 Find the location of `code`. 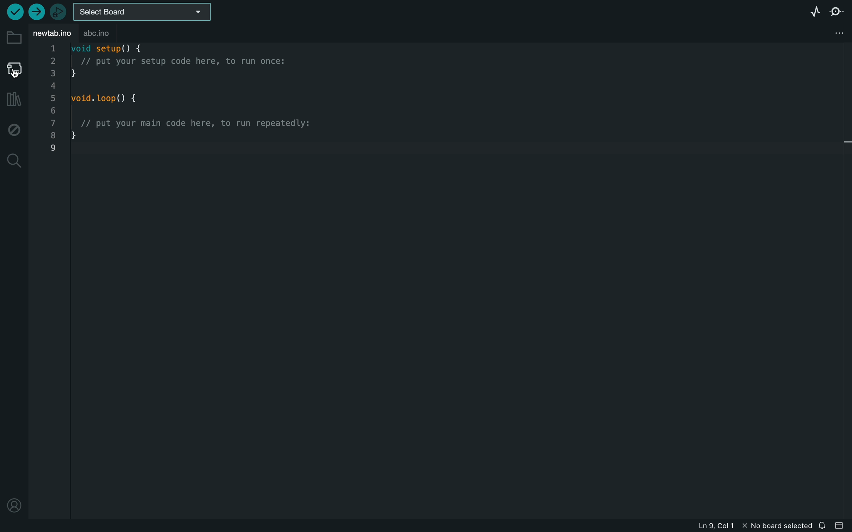

code is located at coordinates (190, 104).